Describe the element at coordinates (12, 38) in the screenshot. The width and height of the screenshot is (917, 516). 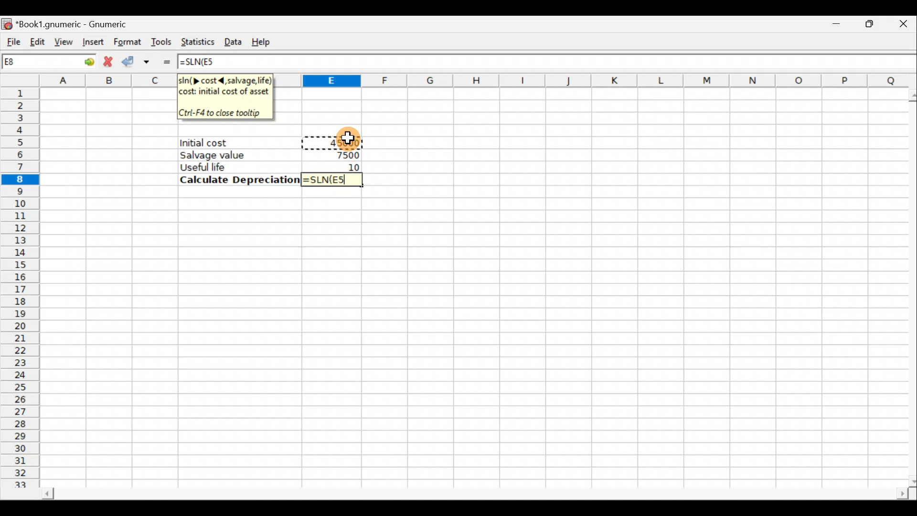
I see `File` at that location.